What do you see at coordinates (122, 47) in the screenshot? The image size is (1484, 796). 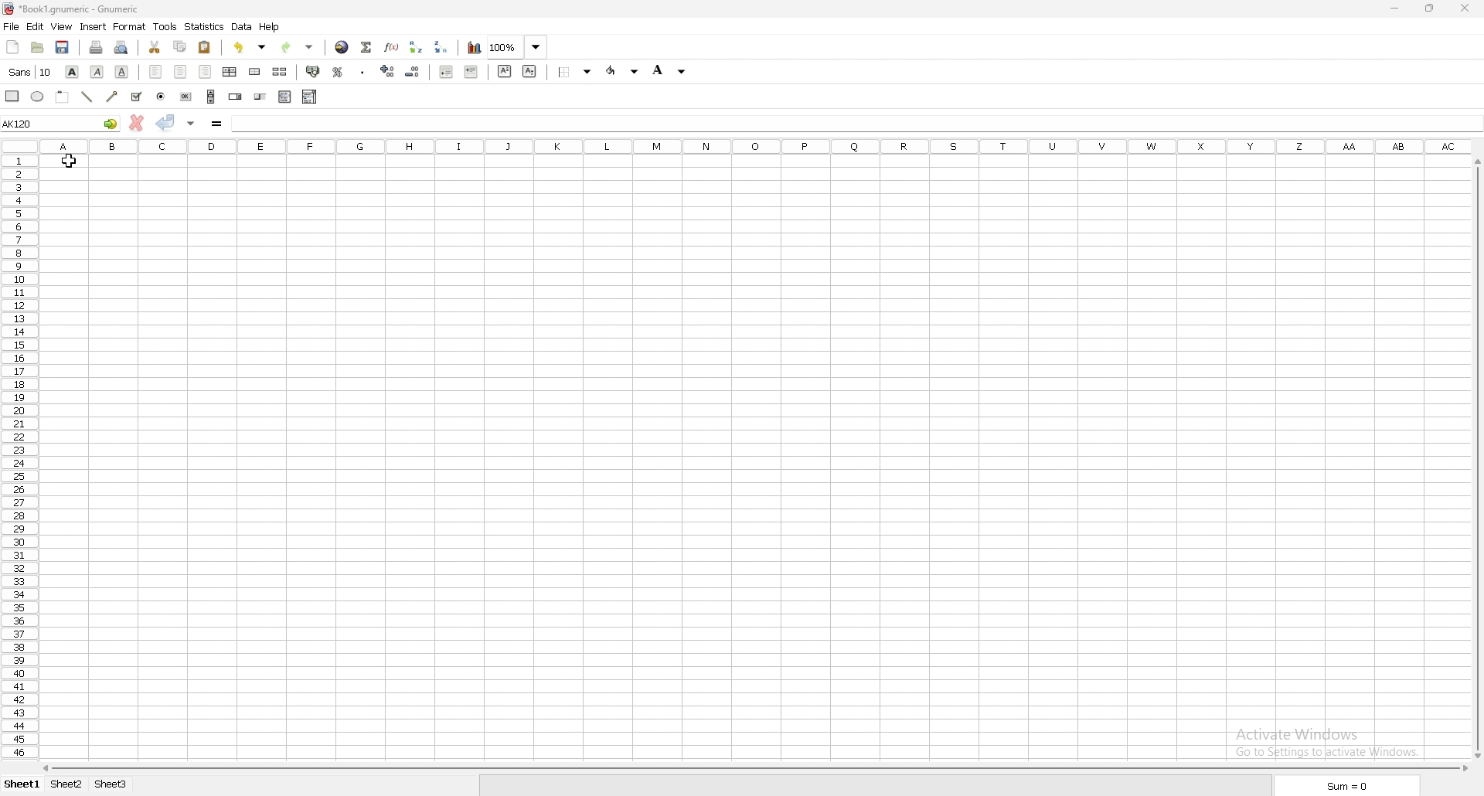 I see `print preview` at bounding box center [122, 47].